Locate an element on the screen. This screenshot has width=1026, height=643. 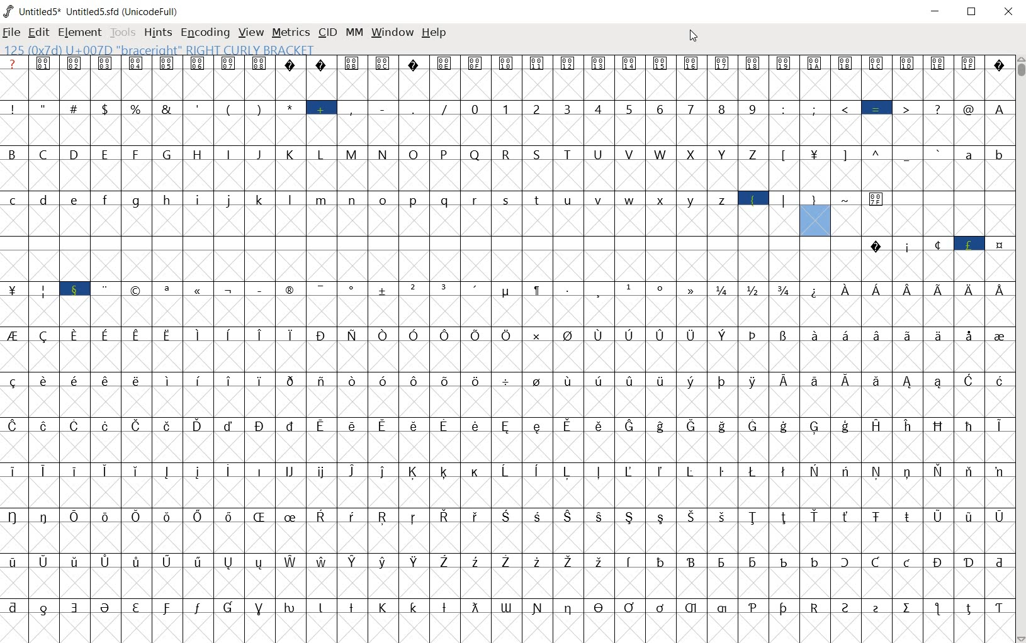
HELP is located at coordinates (434, 32).